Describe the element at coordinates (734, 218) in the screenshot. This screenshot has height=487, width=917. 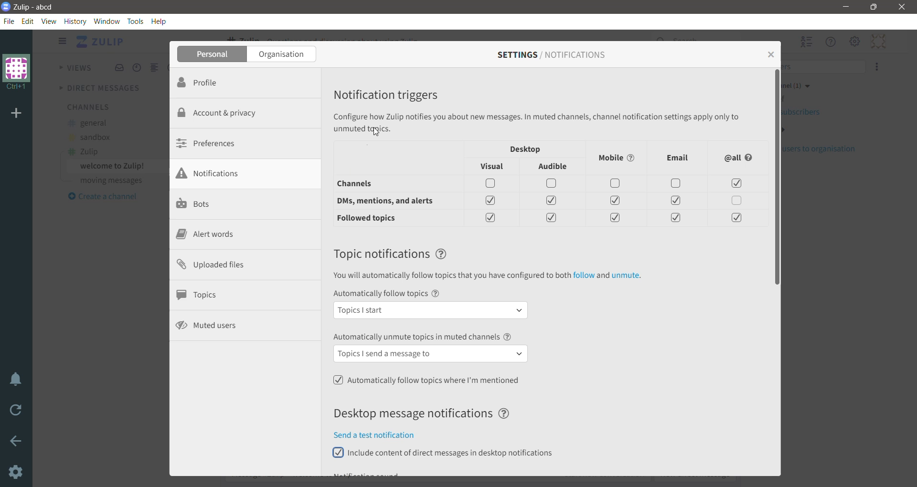
I see `check box` at that location.